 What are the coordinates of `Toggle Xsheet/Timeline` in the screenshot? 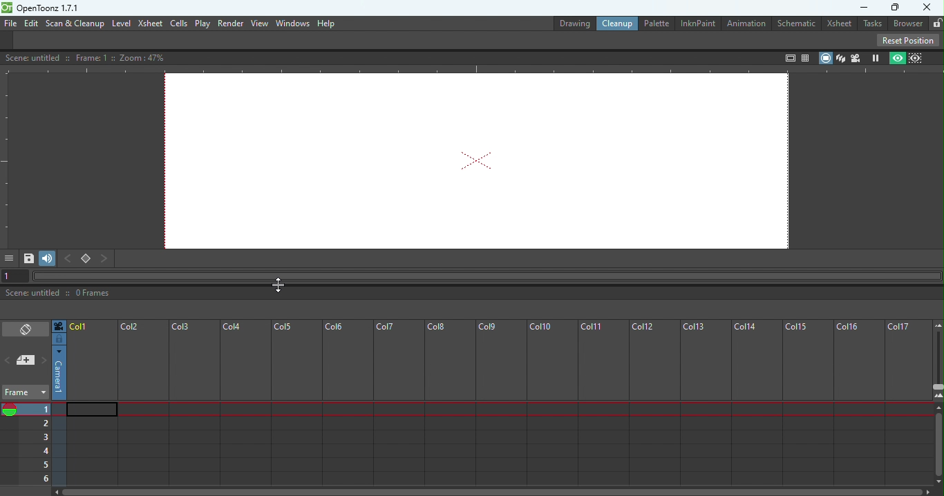 It's located at (26, 330).